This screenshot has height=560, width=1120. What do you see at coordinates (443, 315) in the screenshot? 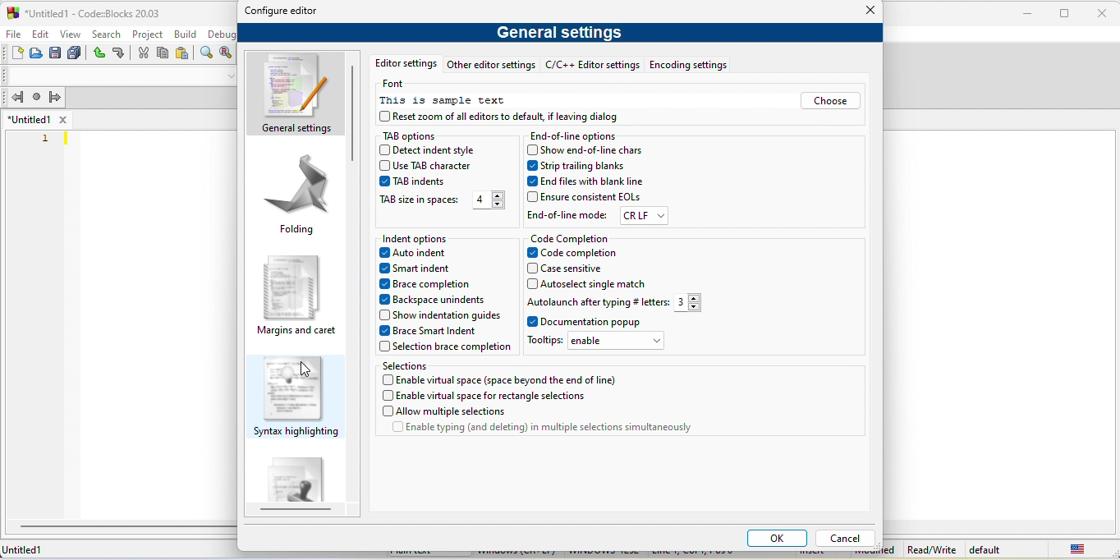
I see `show indentation guides` at bounding box center [443, 315].